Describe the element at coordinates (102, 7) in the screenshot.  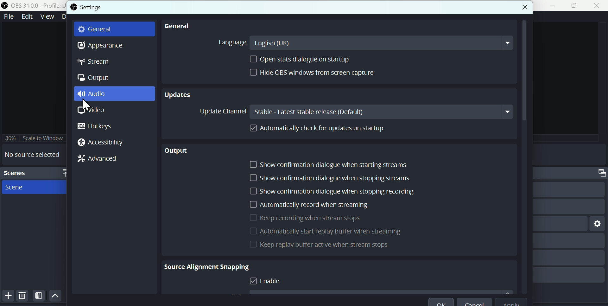
I see `Settings` at that location.